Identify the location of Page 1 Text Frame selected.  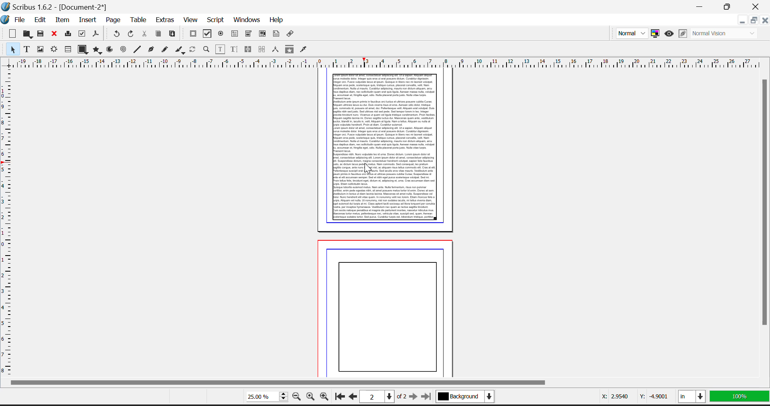
(384, 149).